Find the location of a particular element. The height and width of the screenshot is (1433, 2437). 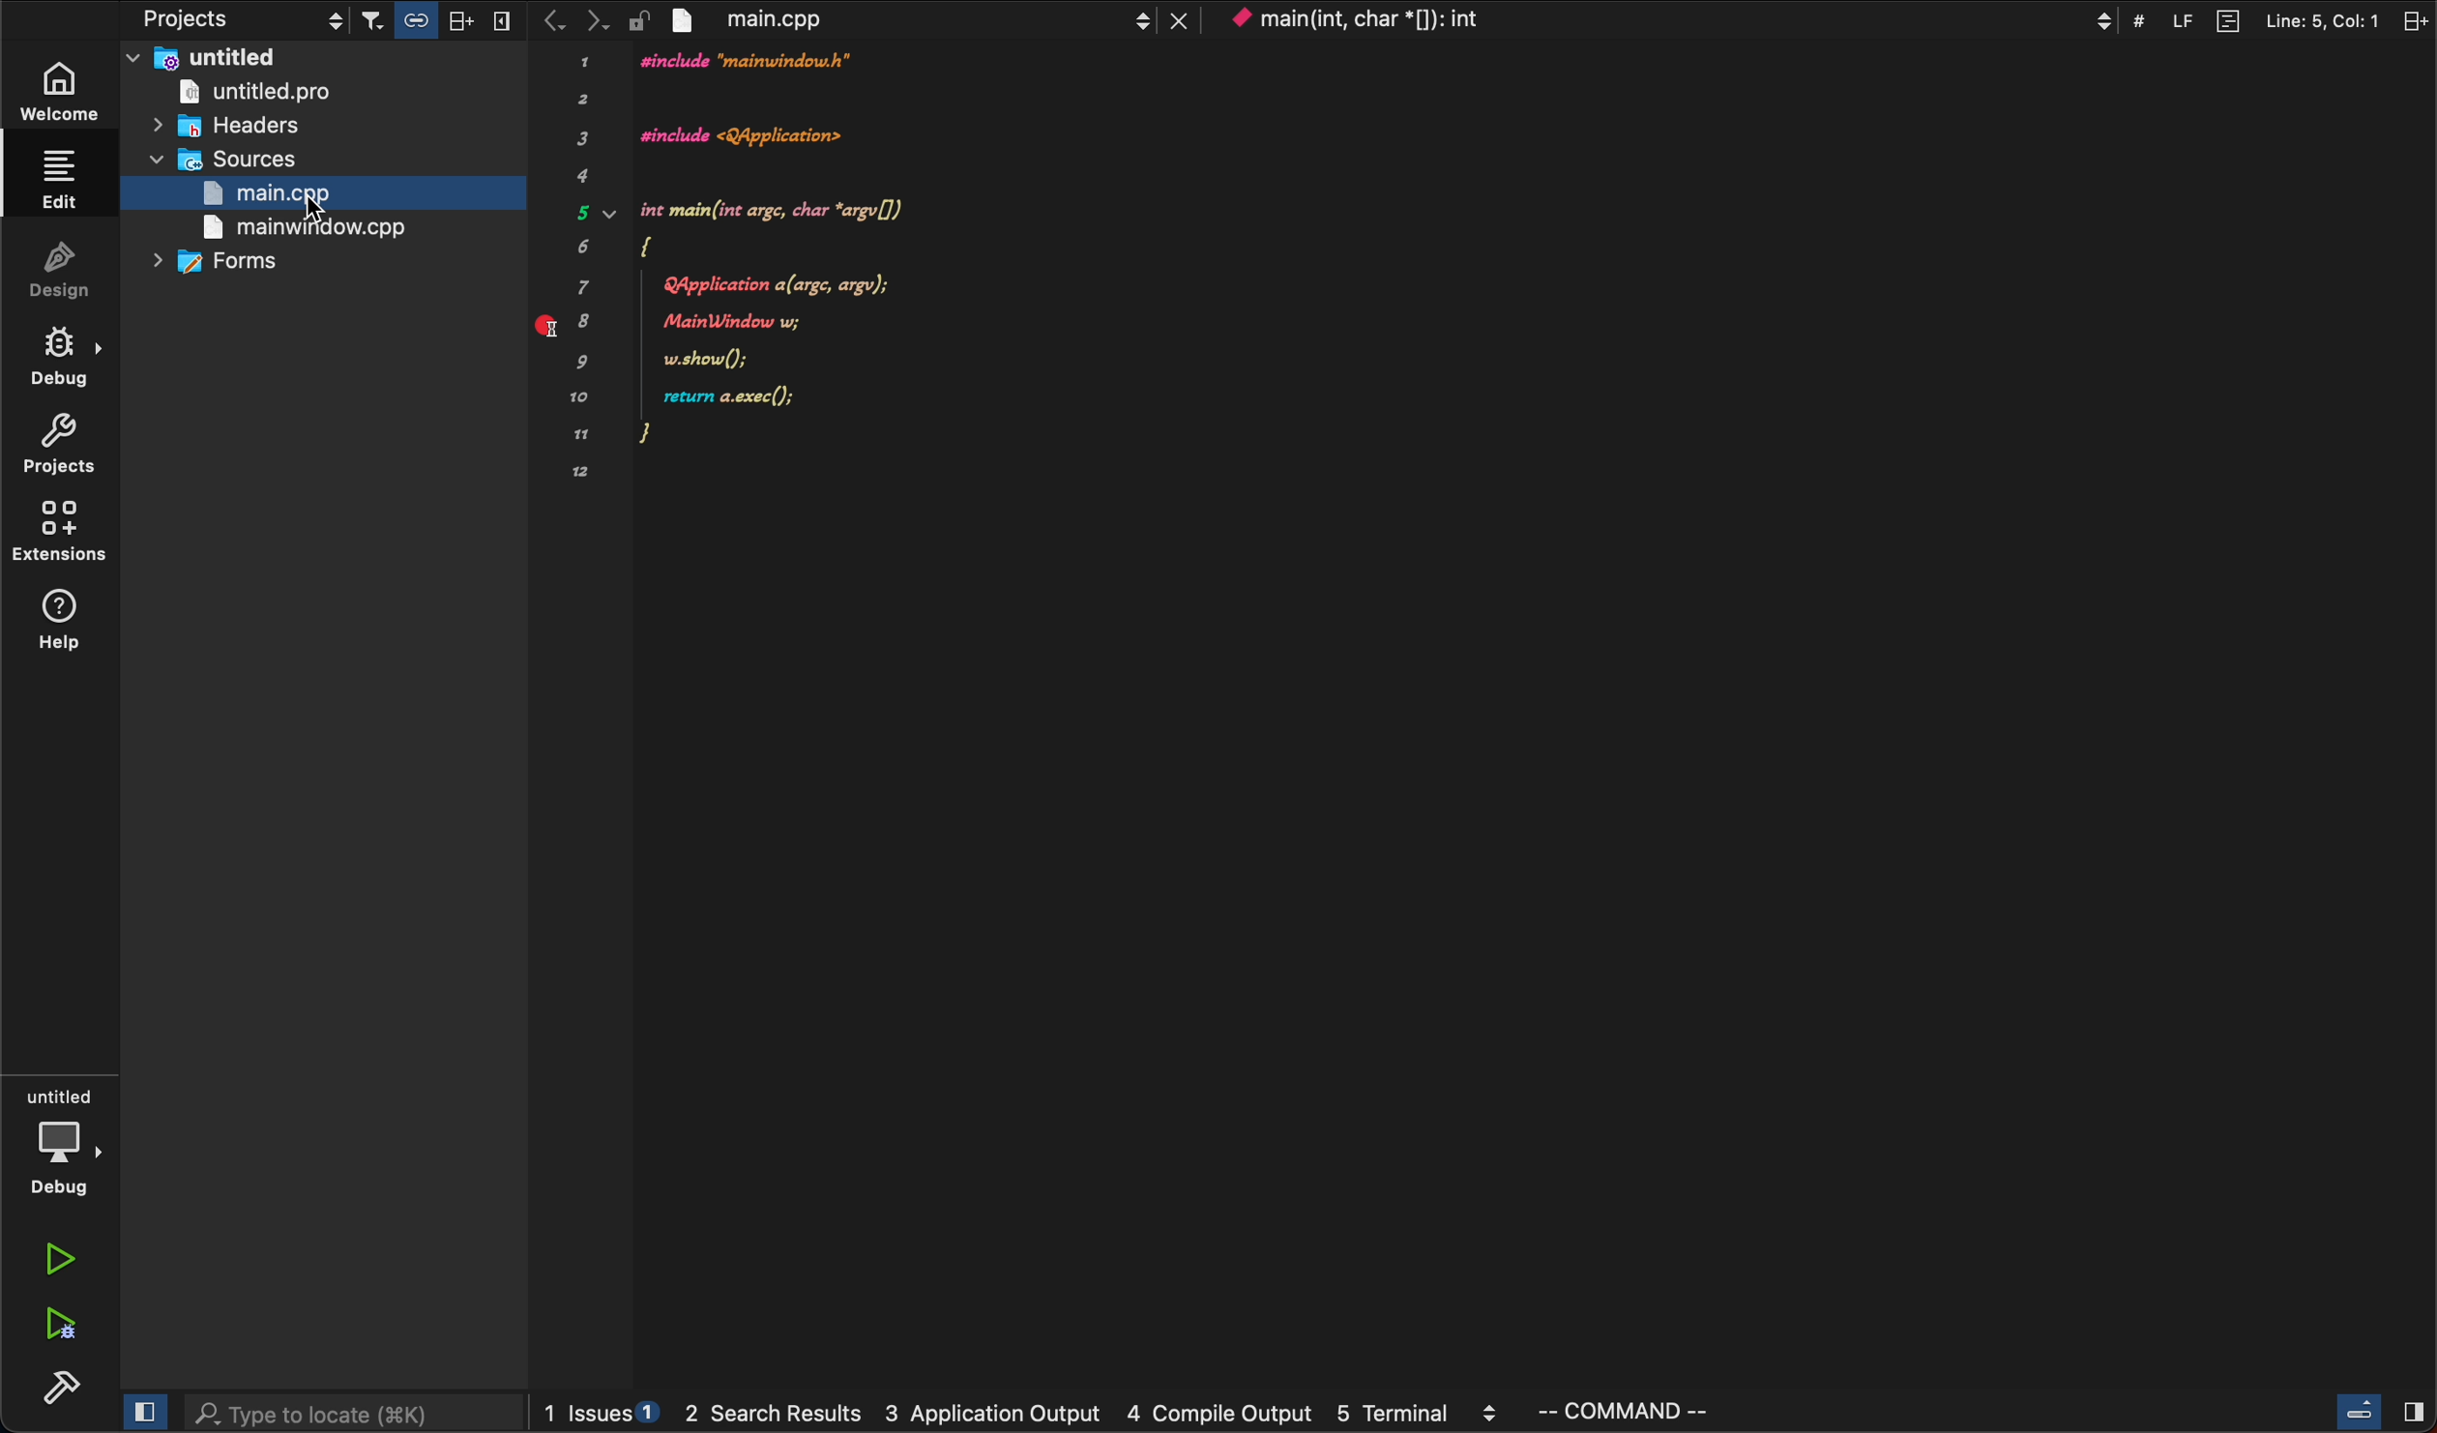

edit is located at coordinates (62, 182).